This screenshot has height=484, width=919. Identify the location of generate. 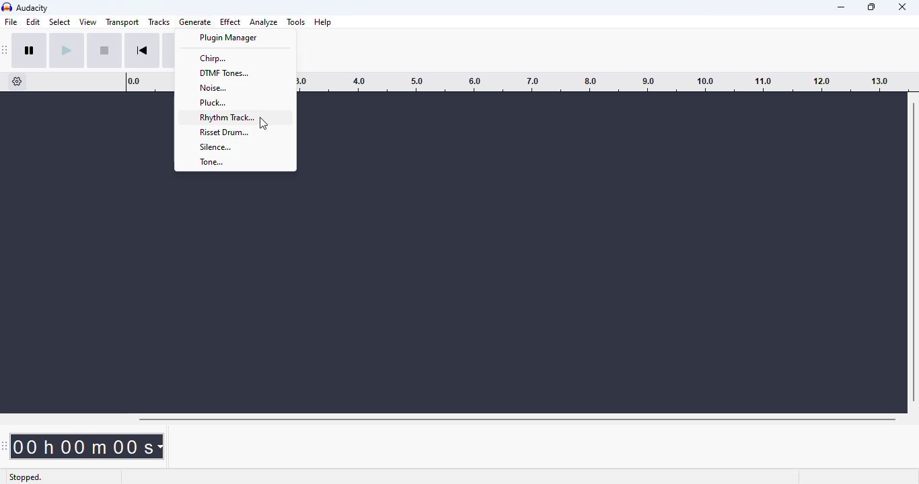
(196, 22).